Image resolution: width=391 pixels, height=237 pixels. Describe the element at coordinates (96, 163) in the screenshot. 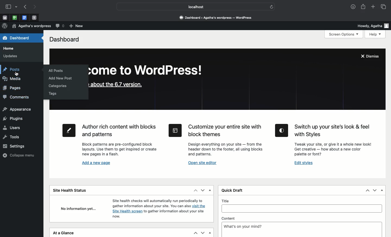

I see `‘Add a new page` at that location.